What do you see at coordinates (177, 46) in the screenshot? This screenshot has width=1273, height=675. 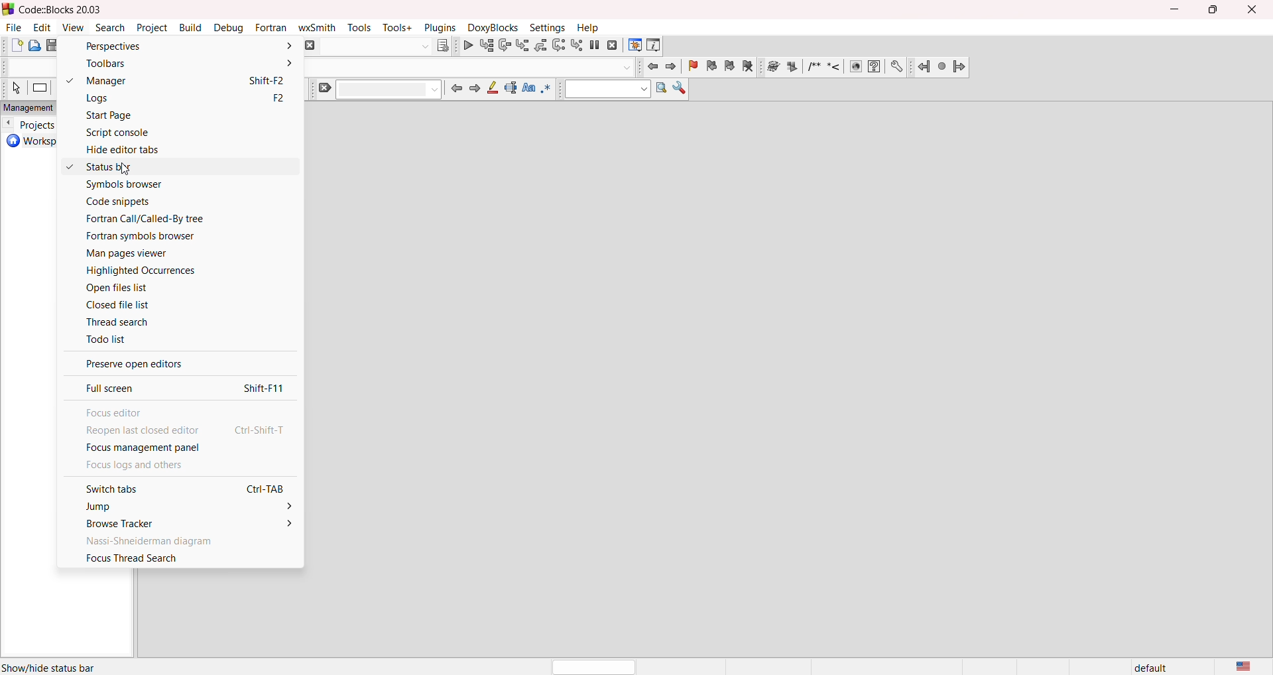 I see `perspectives` at bounding box center [177, 46].